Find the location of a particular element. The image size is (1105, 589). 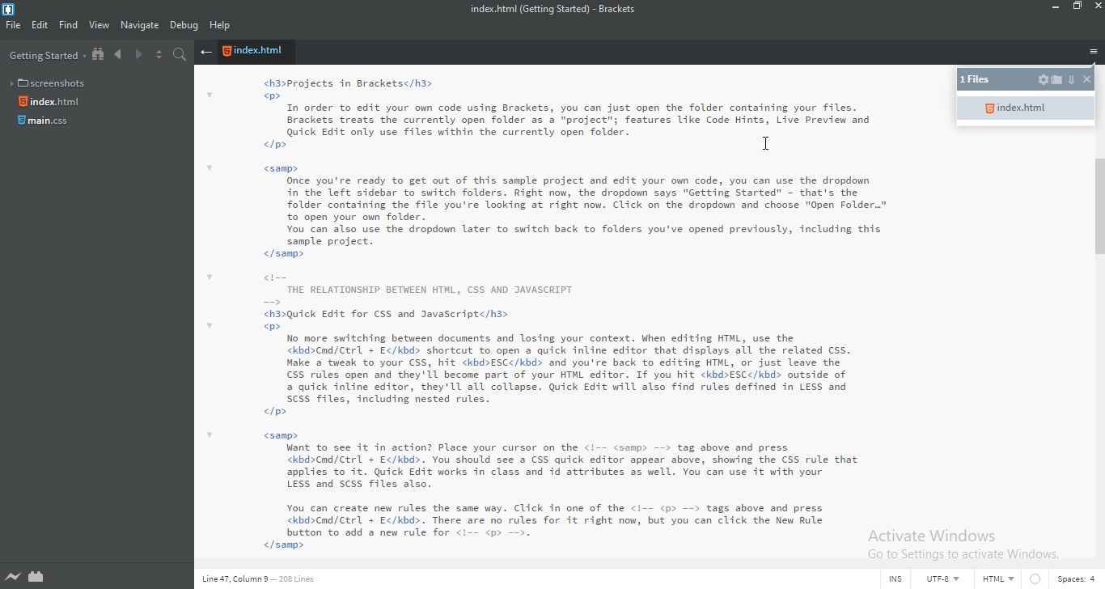

Find is located at coordinates (68, 27).